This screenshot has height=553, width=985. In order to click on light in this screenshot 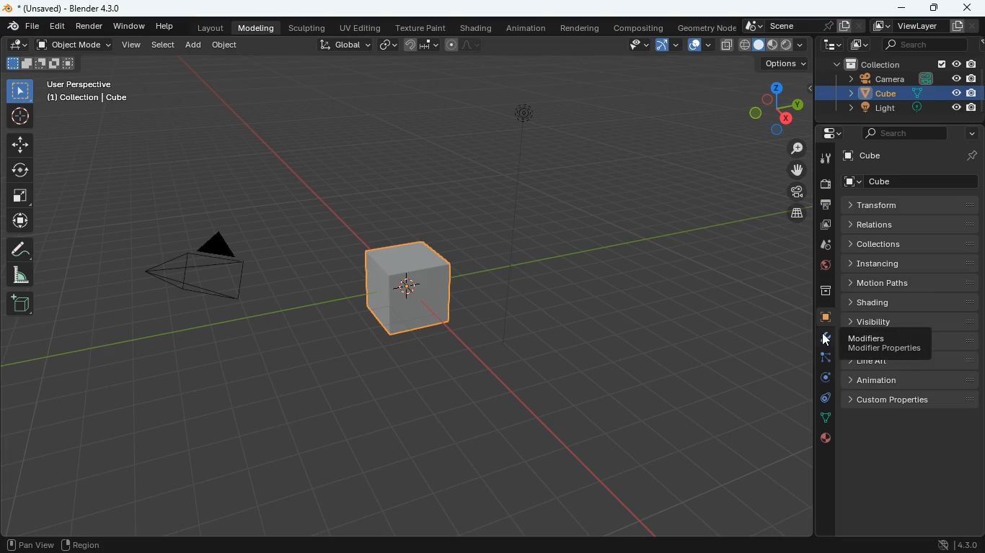, I will do `click(515, 220)`.